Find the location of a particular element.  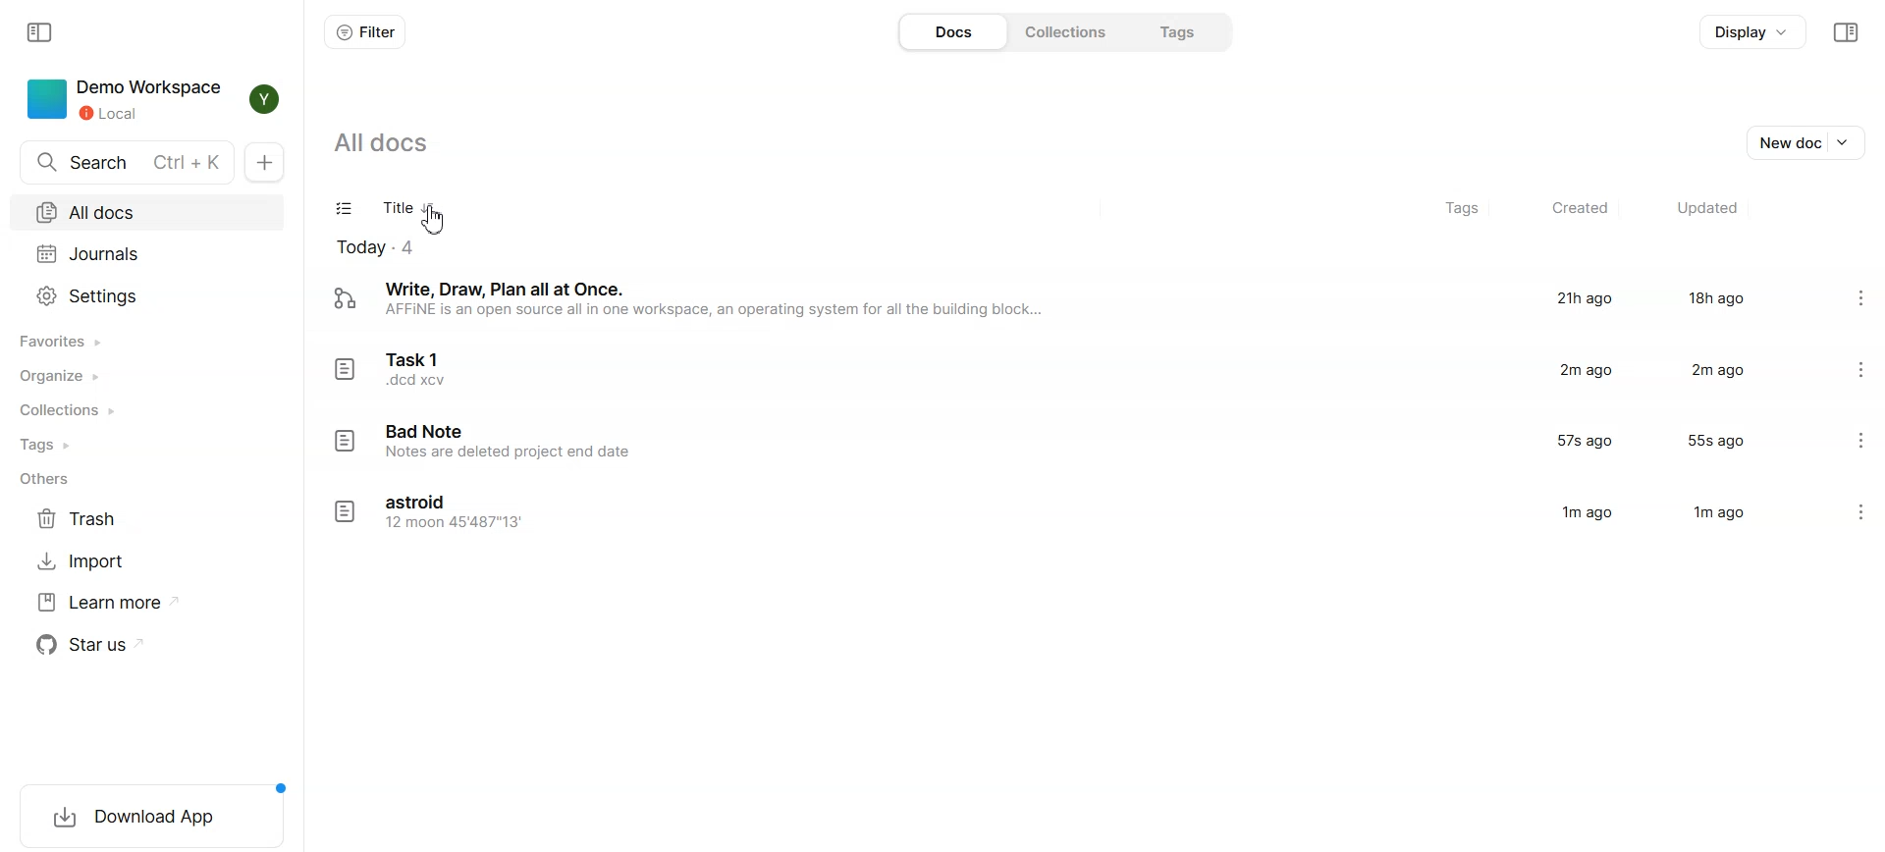

Task 1 is located at coordinates (416, 359).